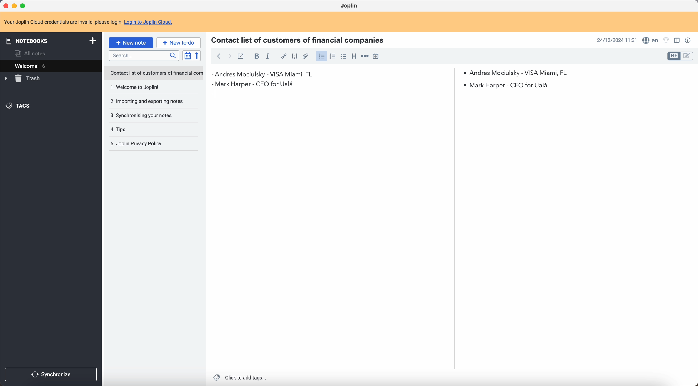 The height and width of the screenshot is (386, 698). I want to click on Joplin, so click(349, 5).